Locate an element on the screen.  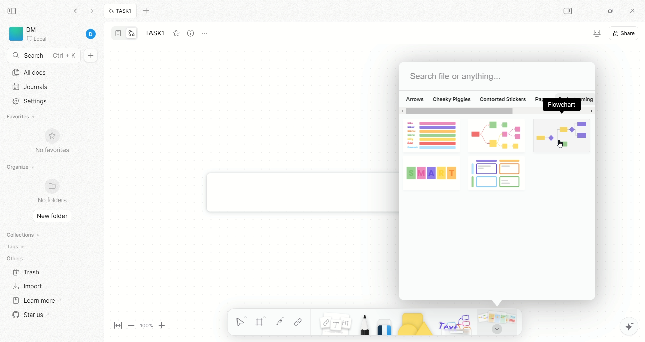
new tab is located at coordinates (150, 11).